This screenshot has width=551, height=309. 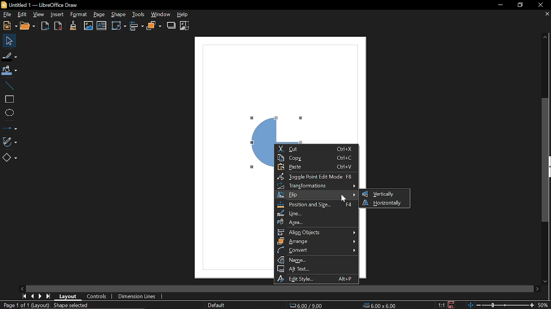 What do you see at coordinates (316, 222) in the screenshot?
I see `Area` at bounding box center [316, 222].